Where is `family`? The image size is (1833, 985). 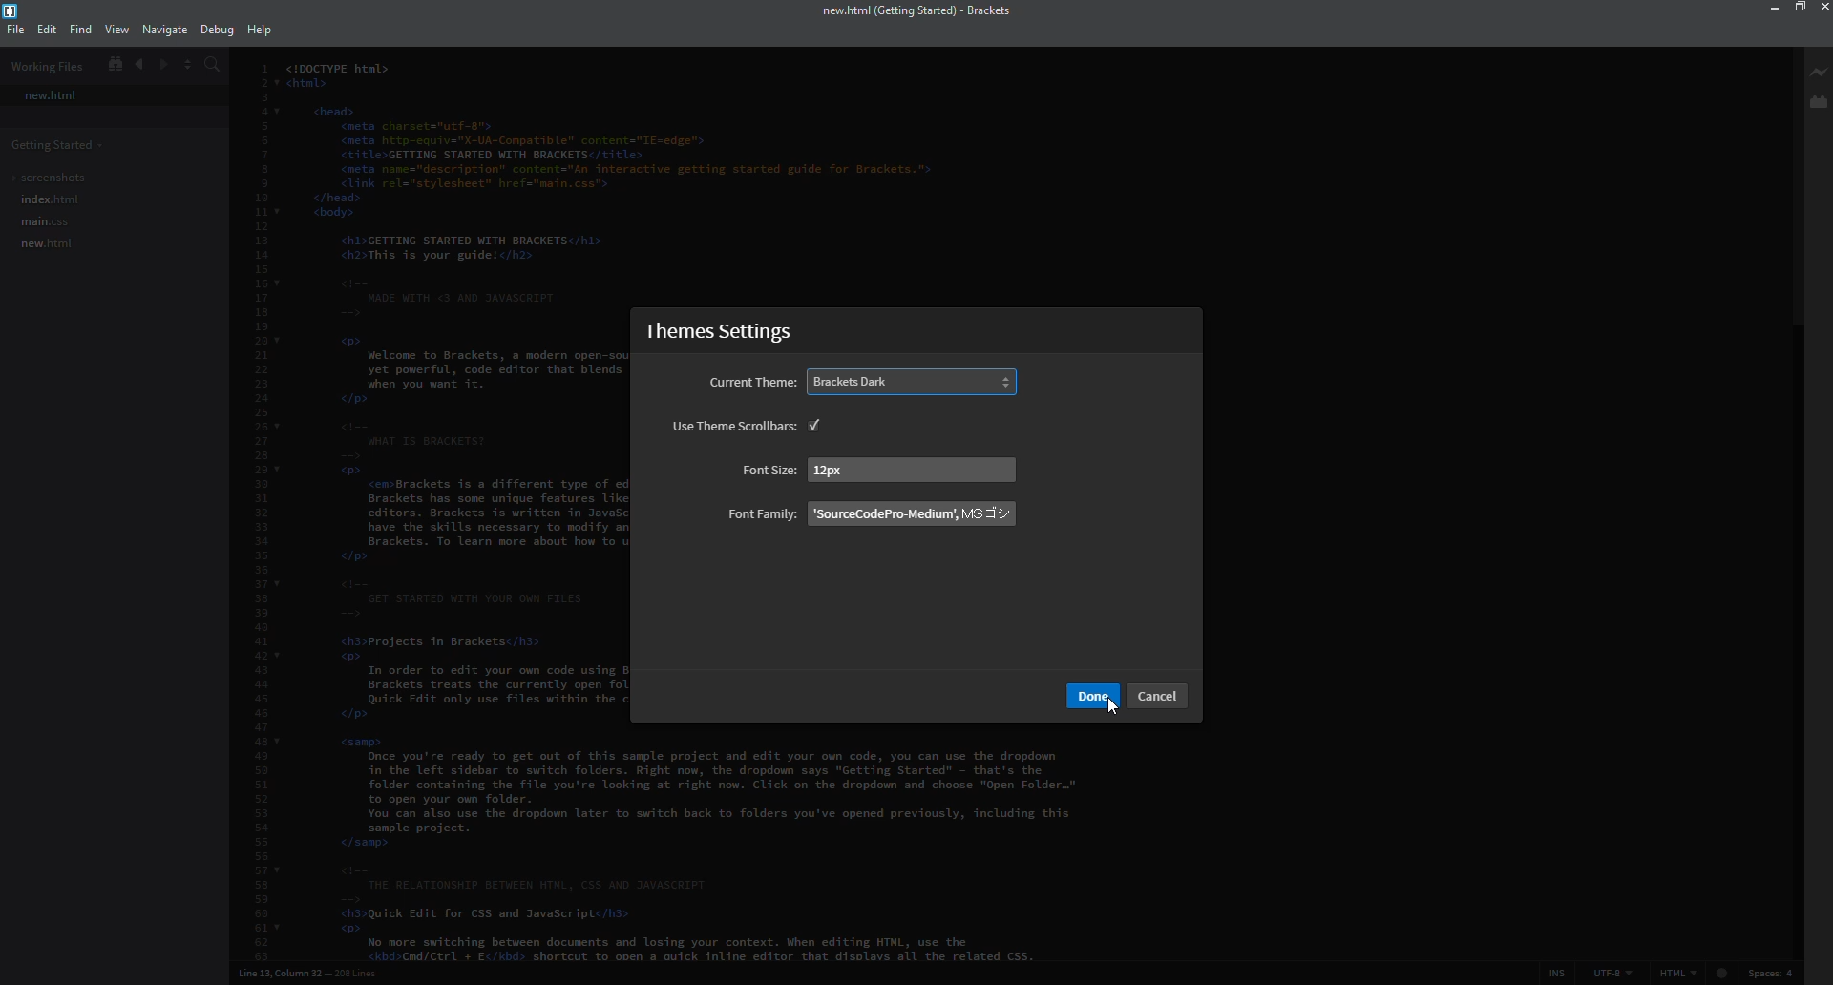 family is located at coordinates (910, 514).